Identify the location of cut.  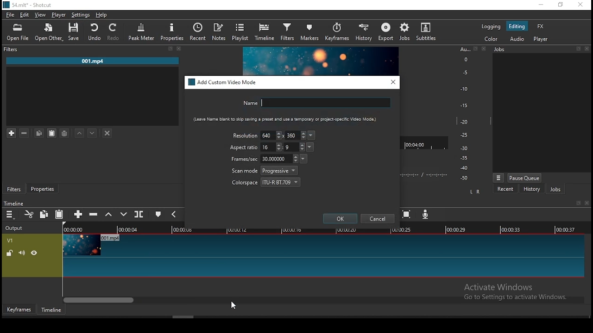
(29, 214).